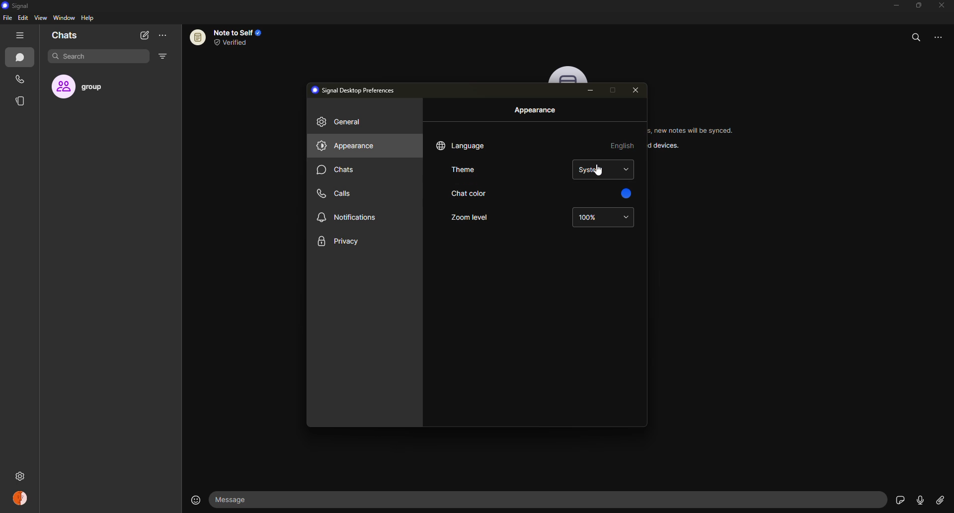 The image size is (954, 513). Describe the element at coordinates (916, 35) in the screenshot. I see `search` at that location.